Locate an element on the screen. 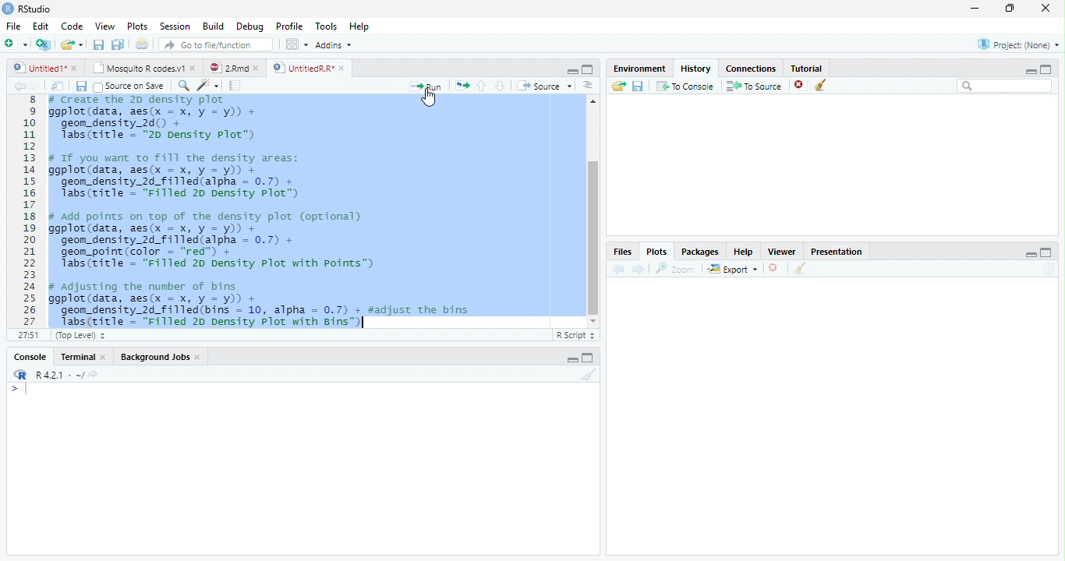  next is located at coordinates (640, 270).